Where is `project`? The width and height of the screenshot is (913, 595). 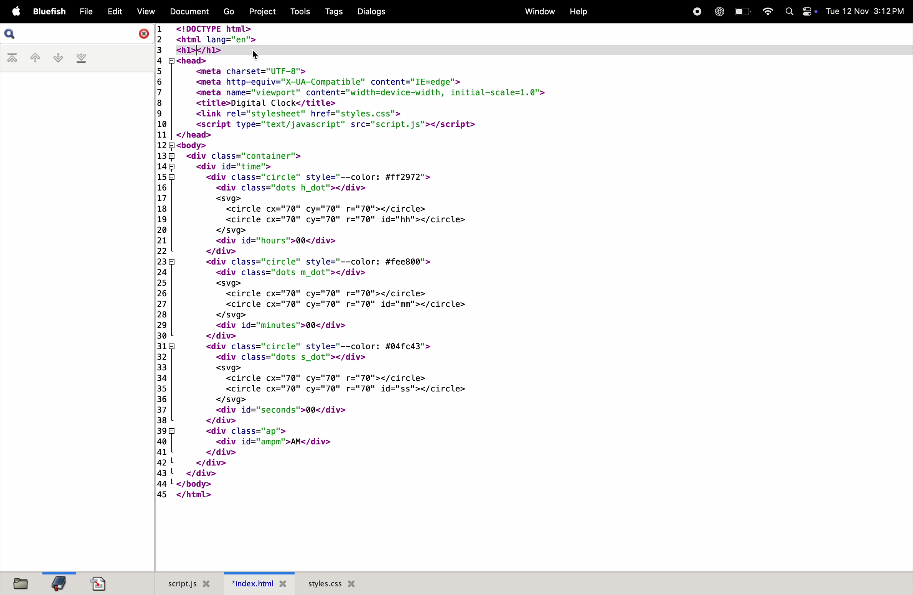 project is located at coordinates (261, 11).